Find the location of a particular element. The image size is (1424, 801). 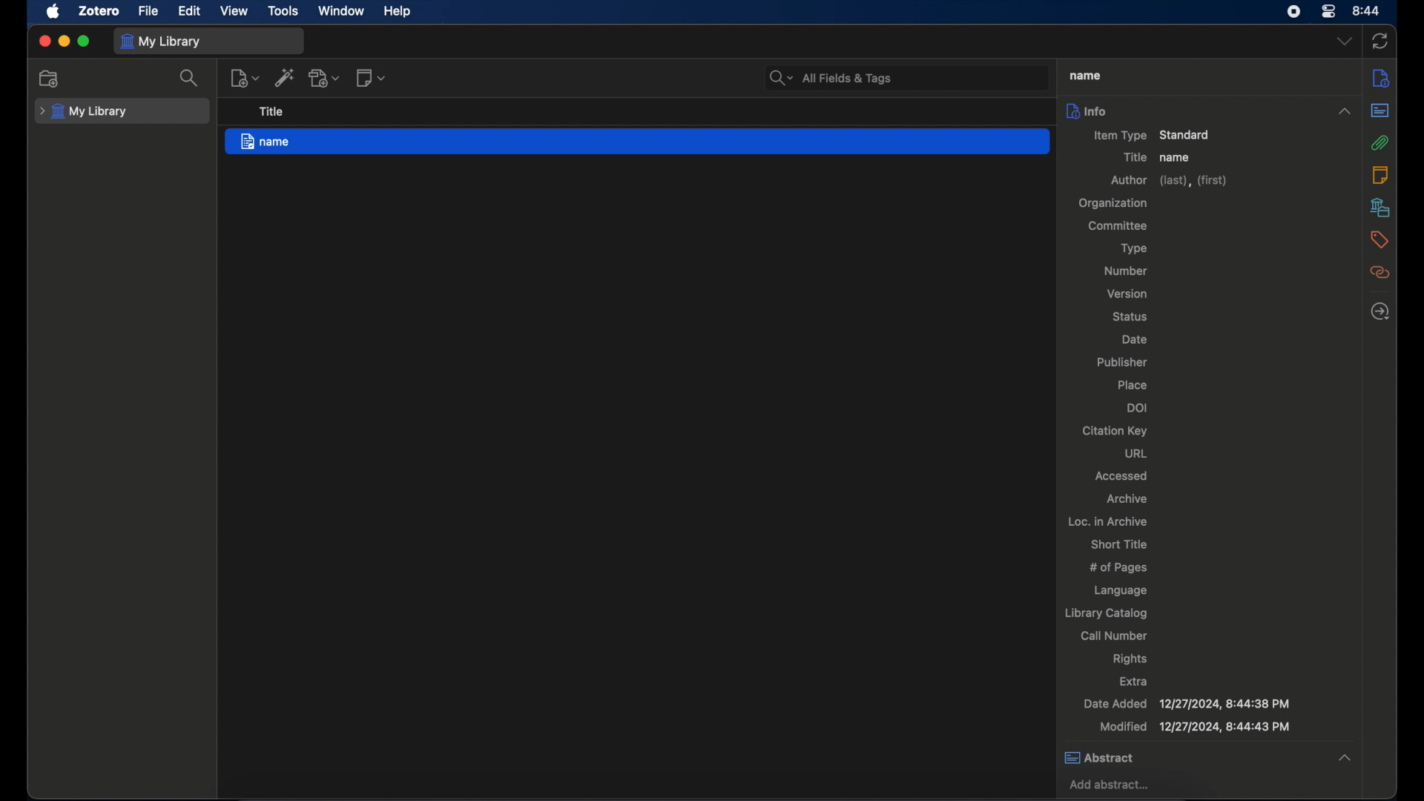

abstract is located at coordinates (1187, 758).